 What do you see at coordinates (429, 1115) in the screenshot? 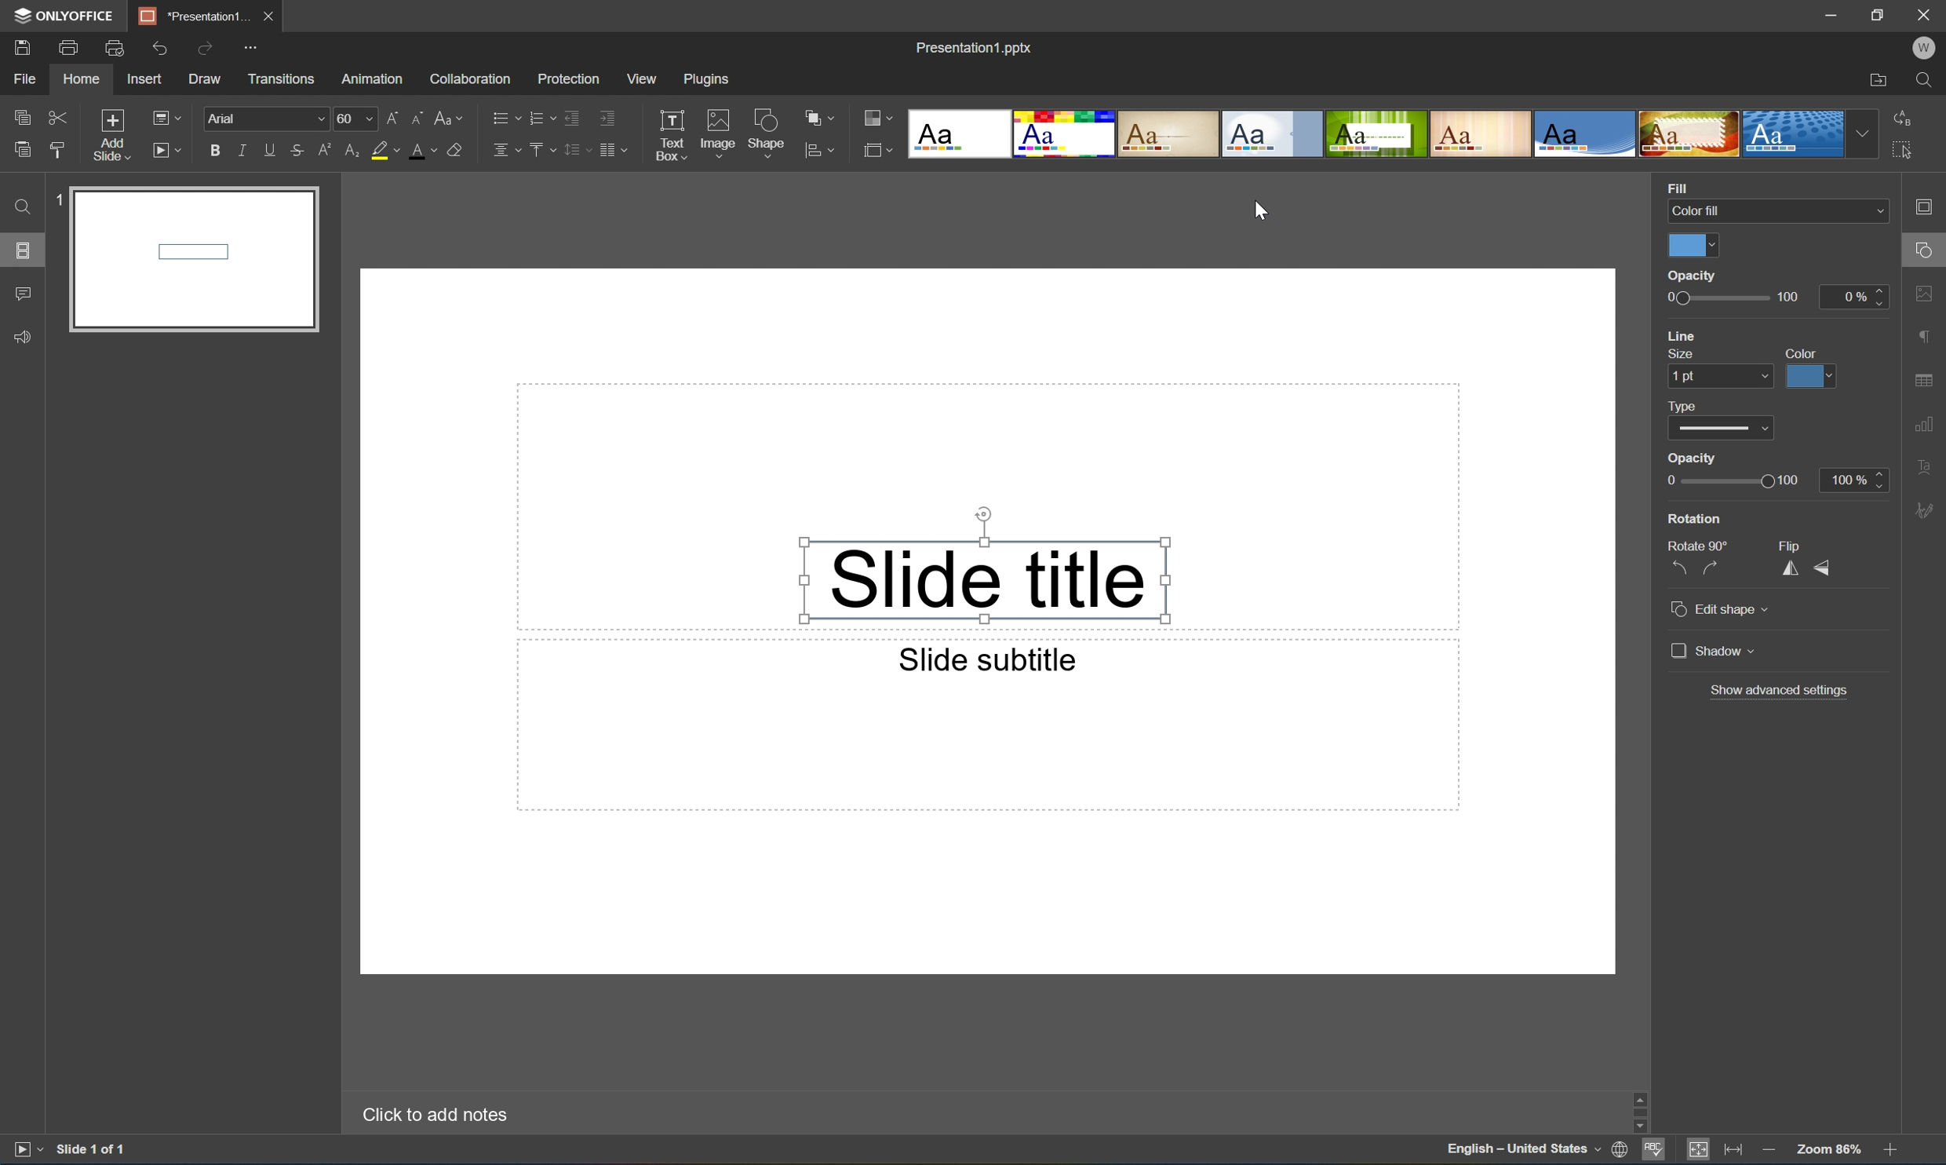
I see `Click to add notes` at bounding box center [429, 1115].